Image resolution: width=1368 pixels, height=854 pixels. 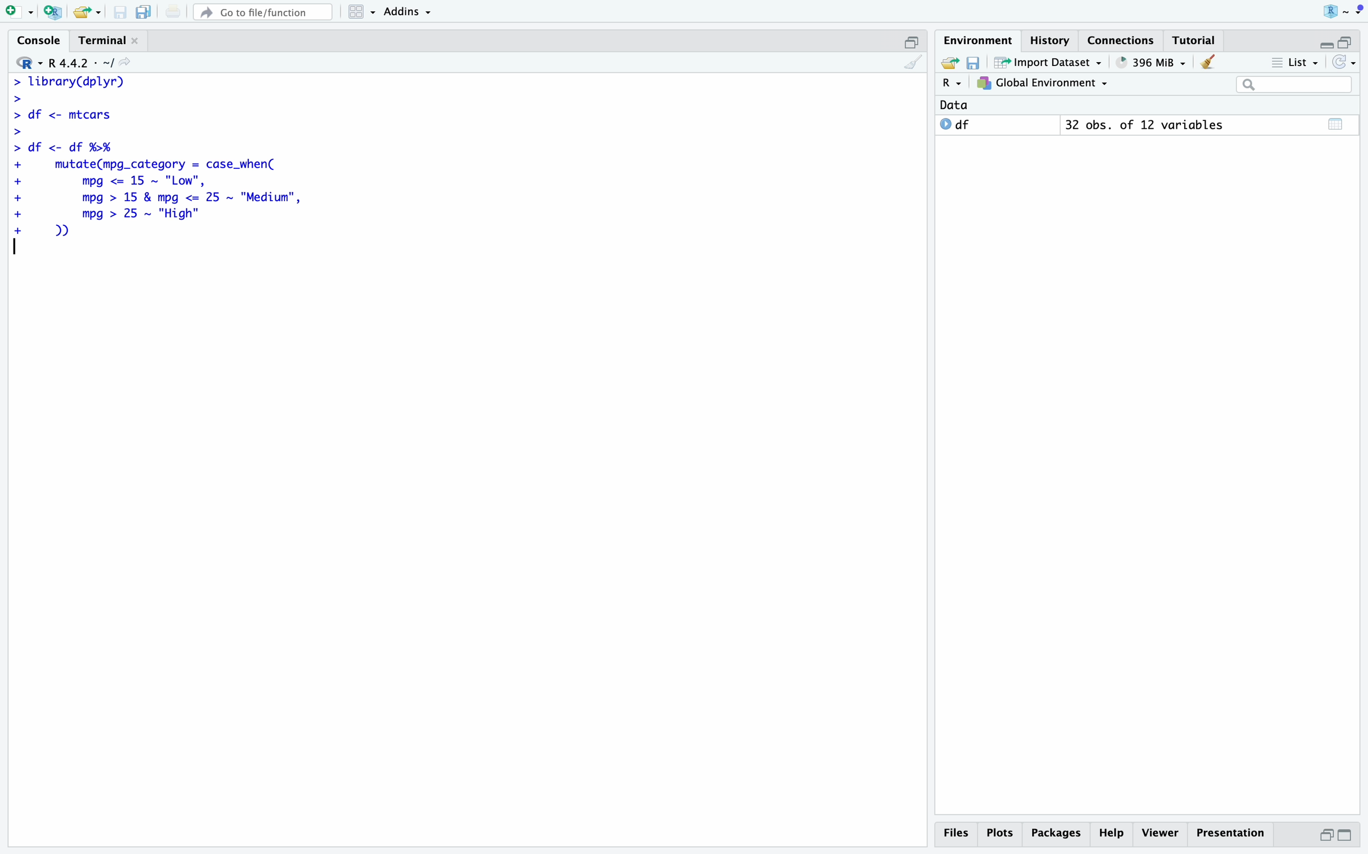 I want to click on tutorial, so click(x=1196, y=41).